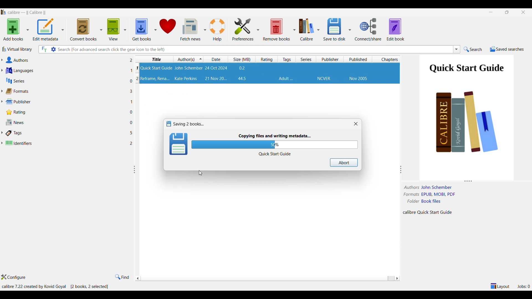 The width and height of the screenshot is (532, 299). I want to click on Publisher column, so click(331, 59).